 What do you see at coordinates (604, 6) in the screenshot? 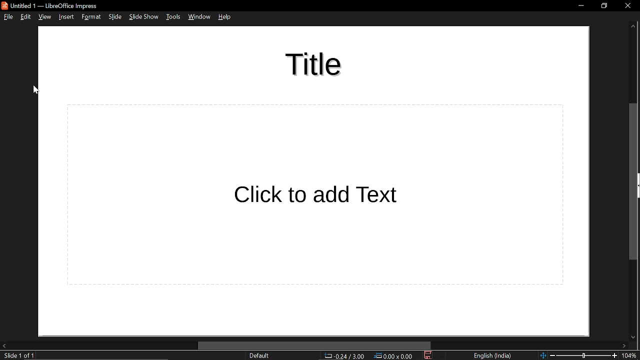
I see `restore down` at bounding box center [604, 6].